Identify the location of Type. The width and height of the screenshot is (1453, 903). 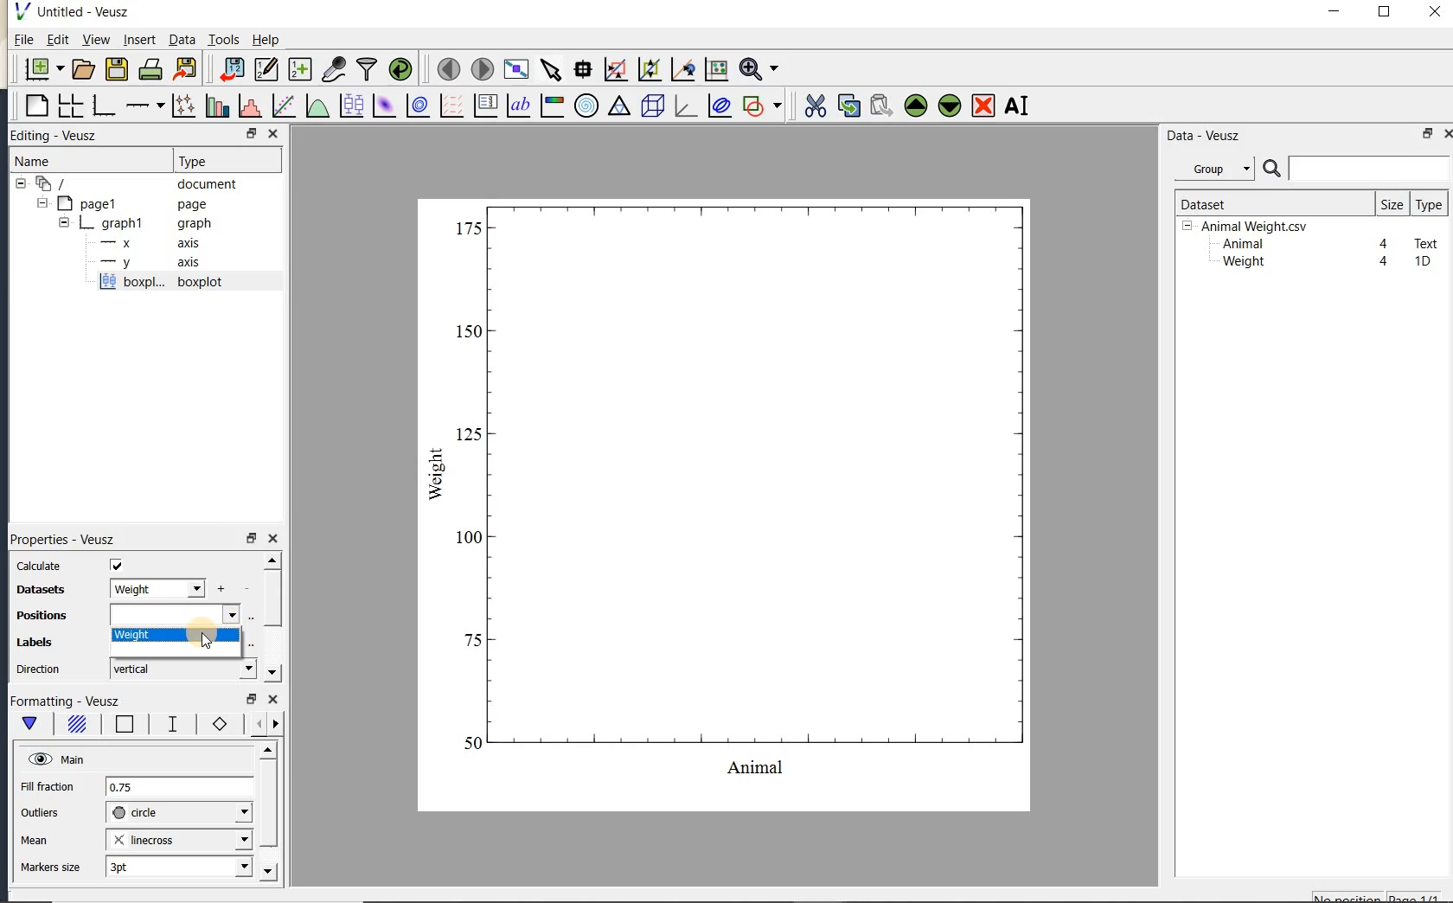
(223, 159).